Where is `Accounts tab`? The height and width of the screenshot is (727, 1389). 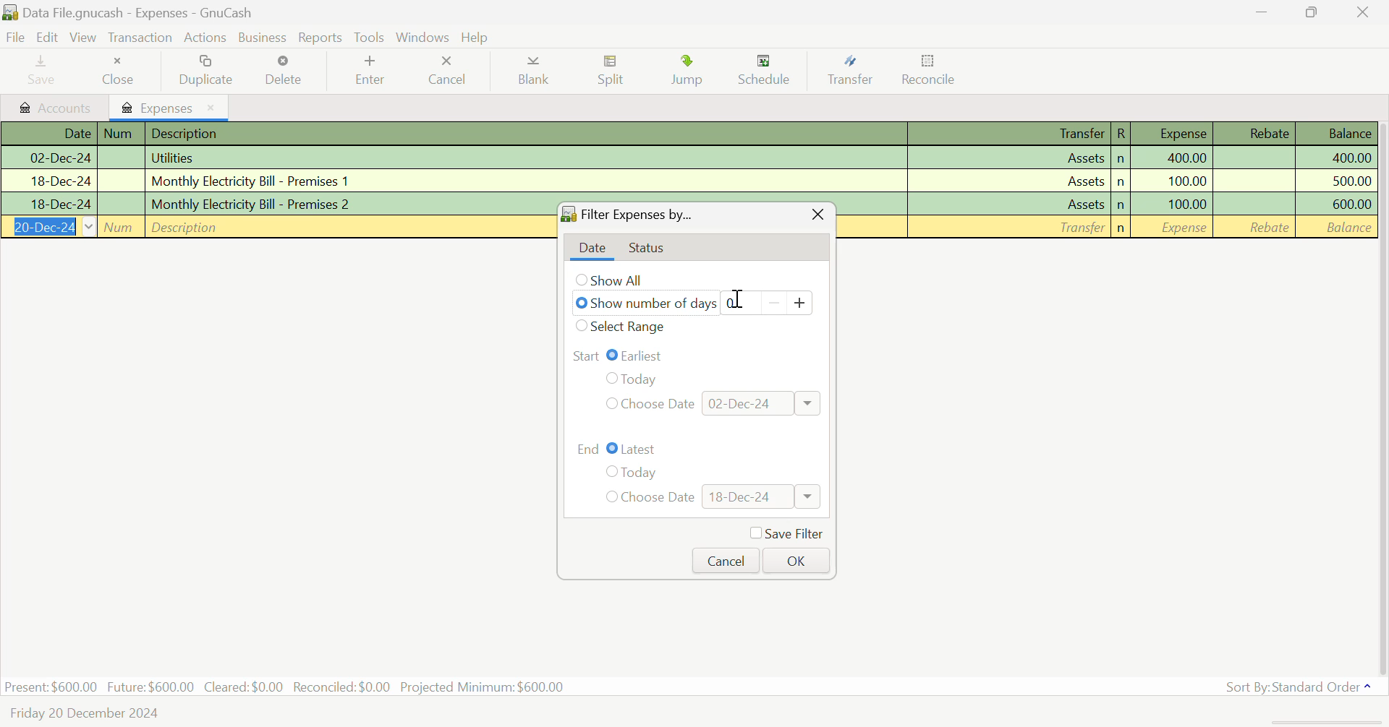
Accounts tab is located at coordinates (55, 106).